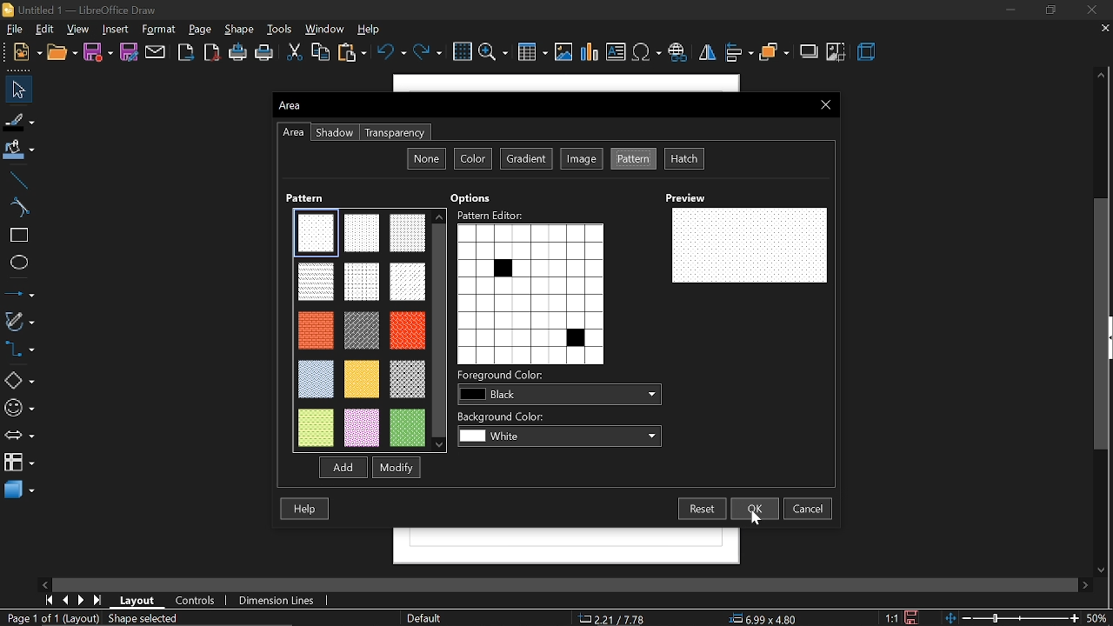 This screenshot has width=1113, height=626. I want to click on select, so click(18, 89).